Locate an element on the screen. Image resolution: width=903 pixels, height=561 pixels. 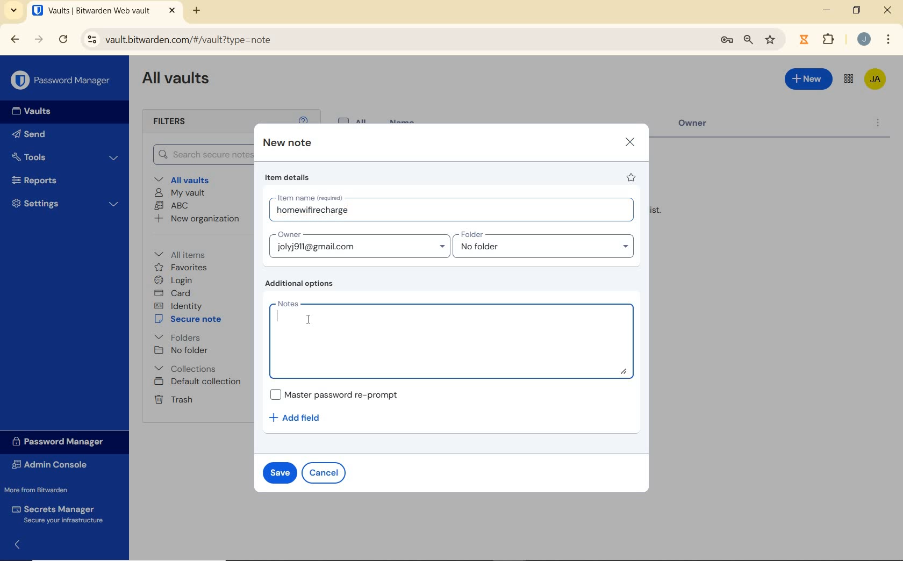
Master password re-prompt is located at coordinates (340, 394).